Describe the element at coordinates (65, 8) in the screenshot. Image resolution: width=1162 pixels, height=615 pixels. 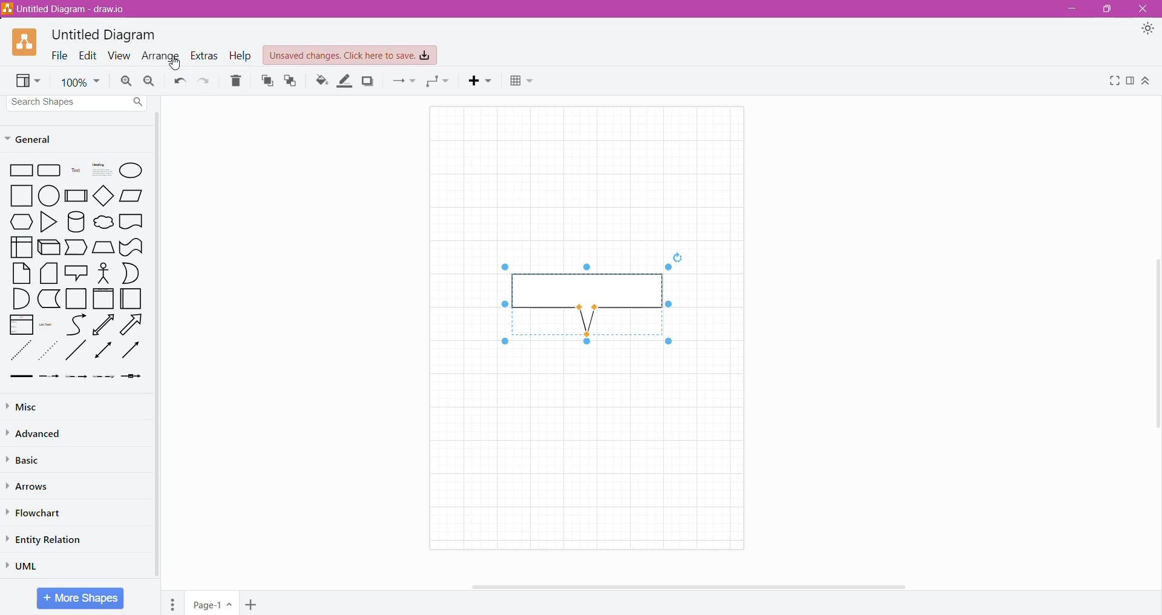
I see `Diagram Name - Application Name` at that location.